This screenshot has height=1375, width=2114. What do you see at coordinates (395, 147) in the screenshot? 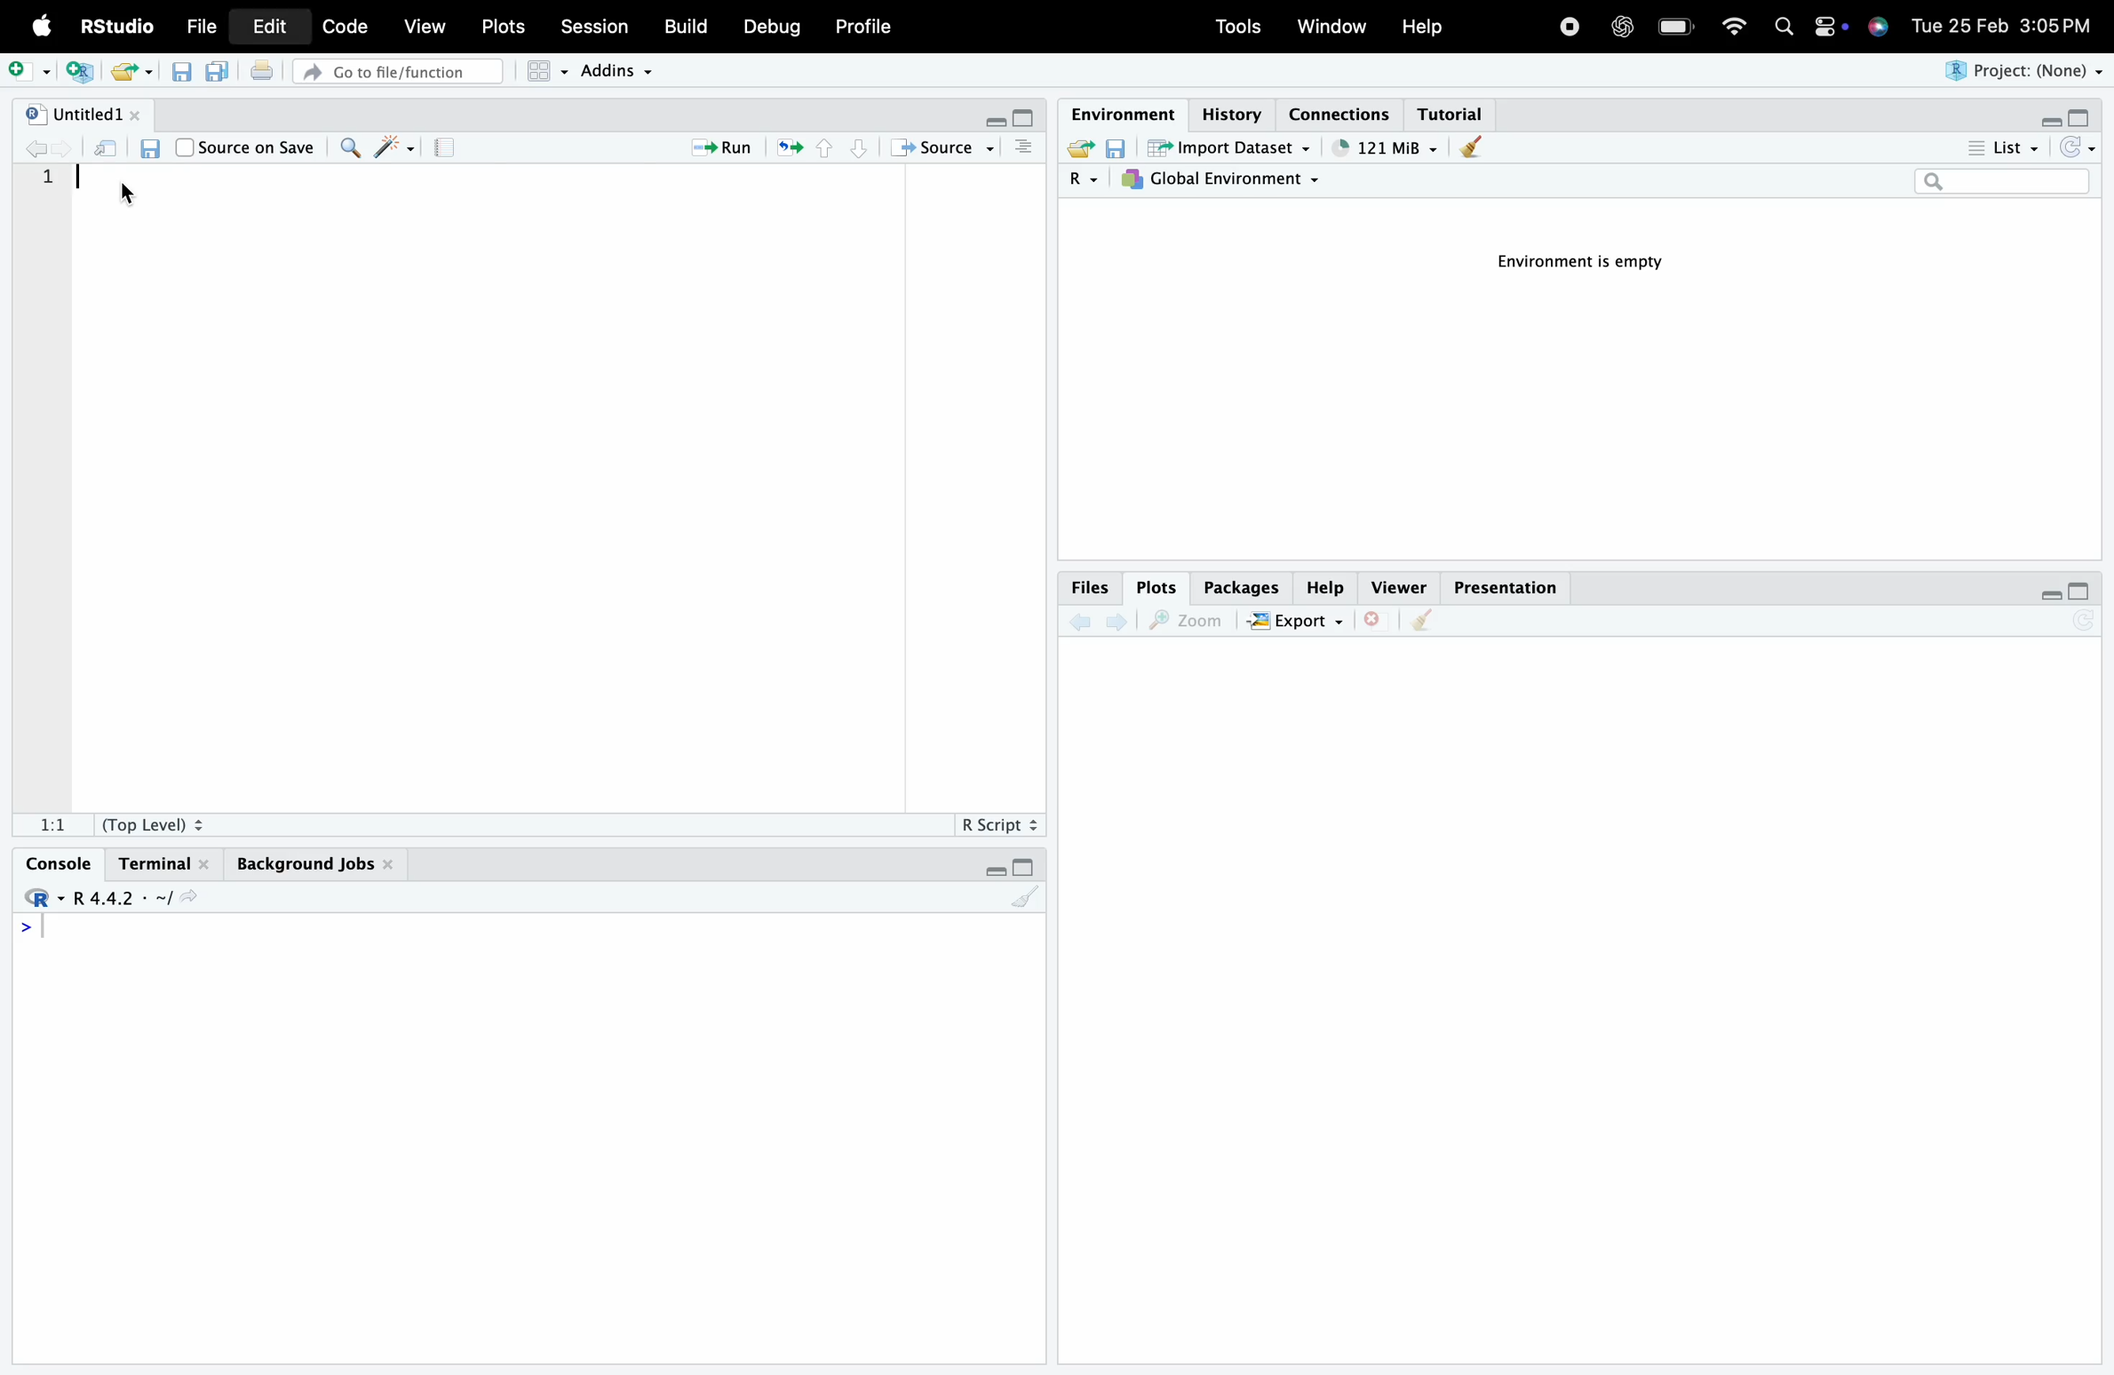
I see `Code Tools` at bounding box center [395, 147].